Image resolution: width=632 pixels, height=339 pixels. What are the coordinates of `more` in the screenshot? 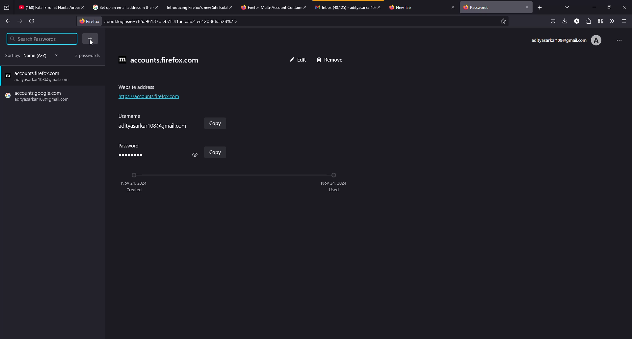 It's located at (621, 39).